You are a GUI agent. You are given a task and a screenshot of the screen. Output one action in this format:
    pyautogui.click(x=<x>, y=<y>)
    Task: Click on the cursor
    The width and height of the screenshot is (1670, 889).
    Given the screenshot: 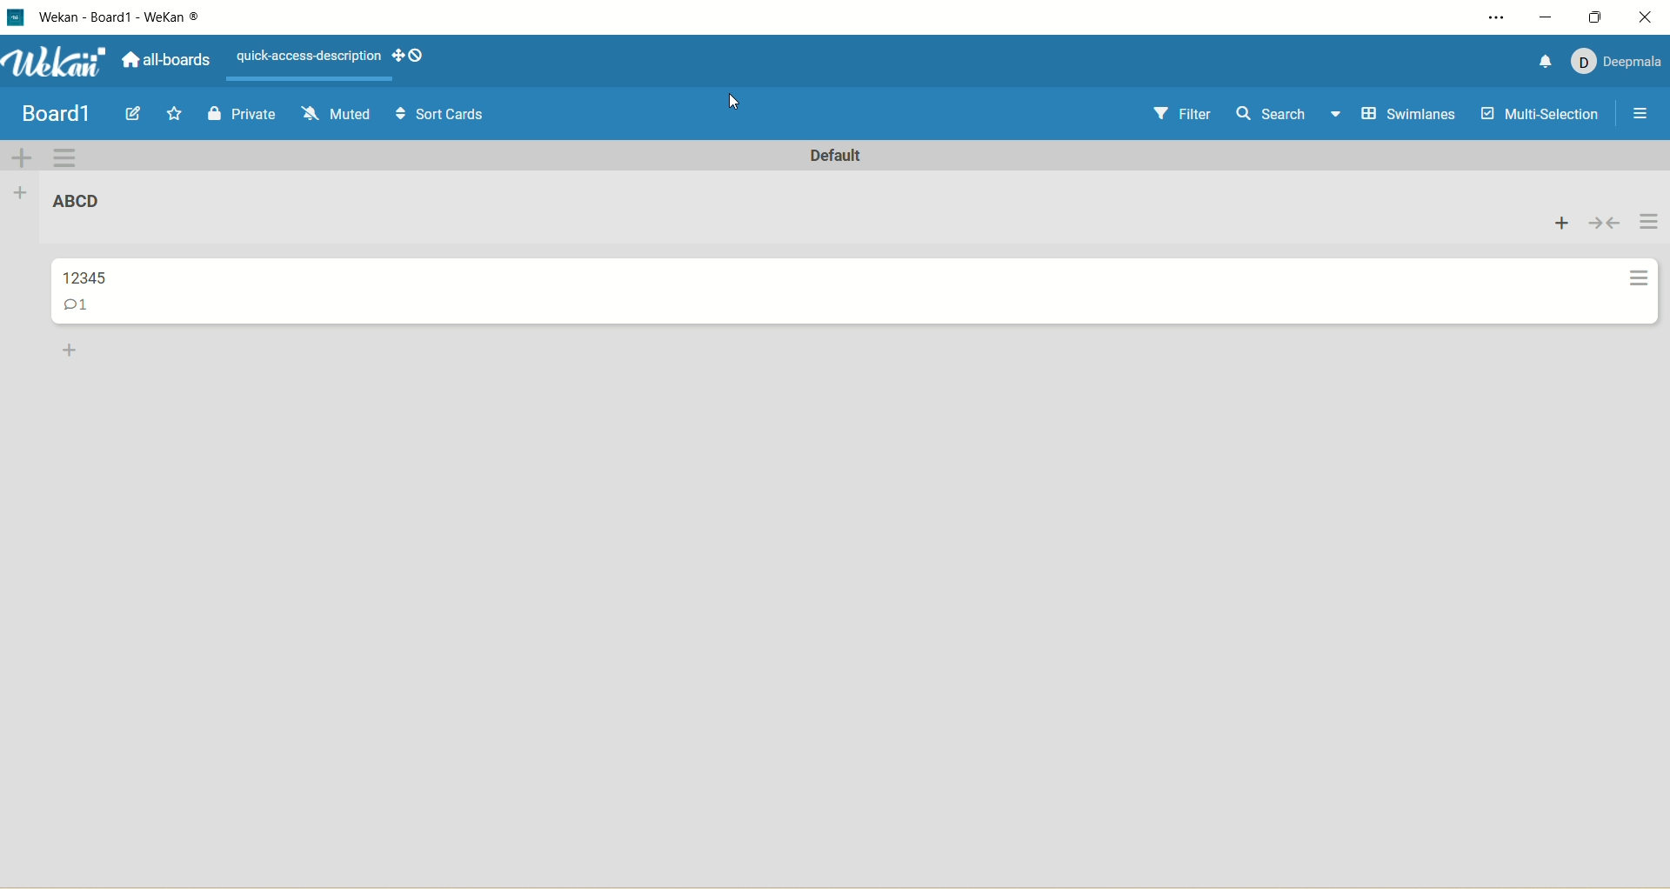 What is the action you would take?
    pyautogui.click(x=737, y=104)
    